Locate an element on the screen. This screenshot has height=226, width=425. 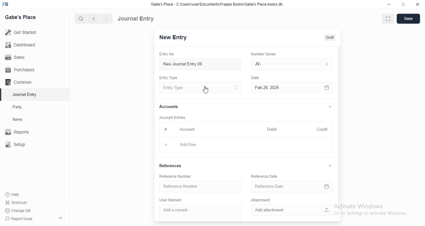
Add Row is located at coordinates (182, 145).